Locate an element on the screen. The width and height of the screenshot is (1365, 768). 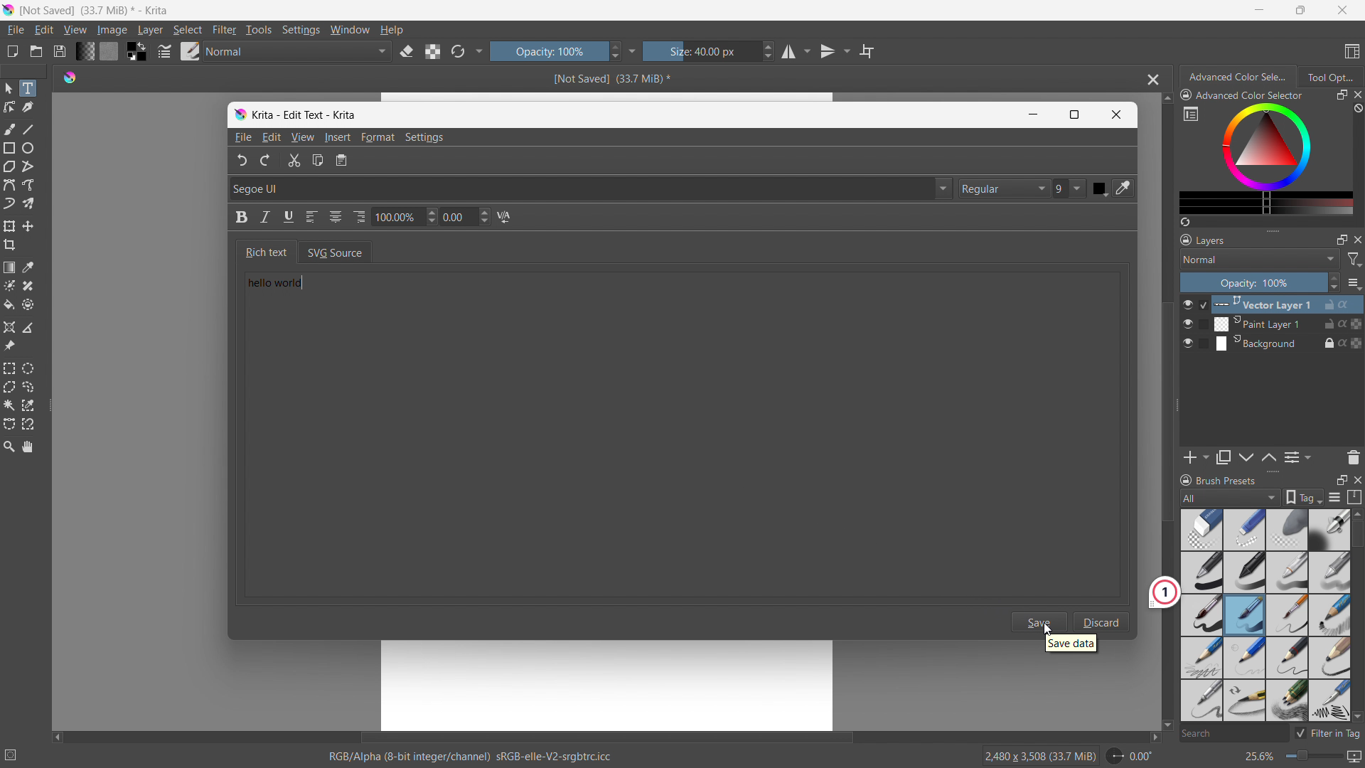
select is located at coordinates (187, 30).